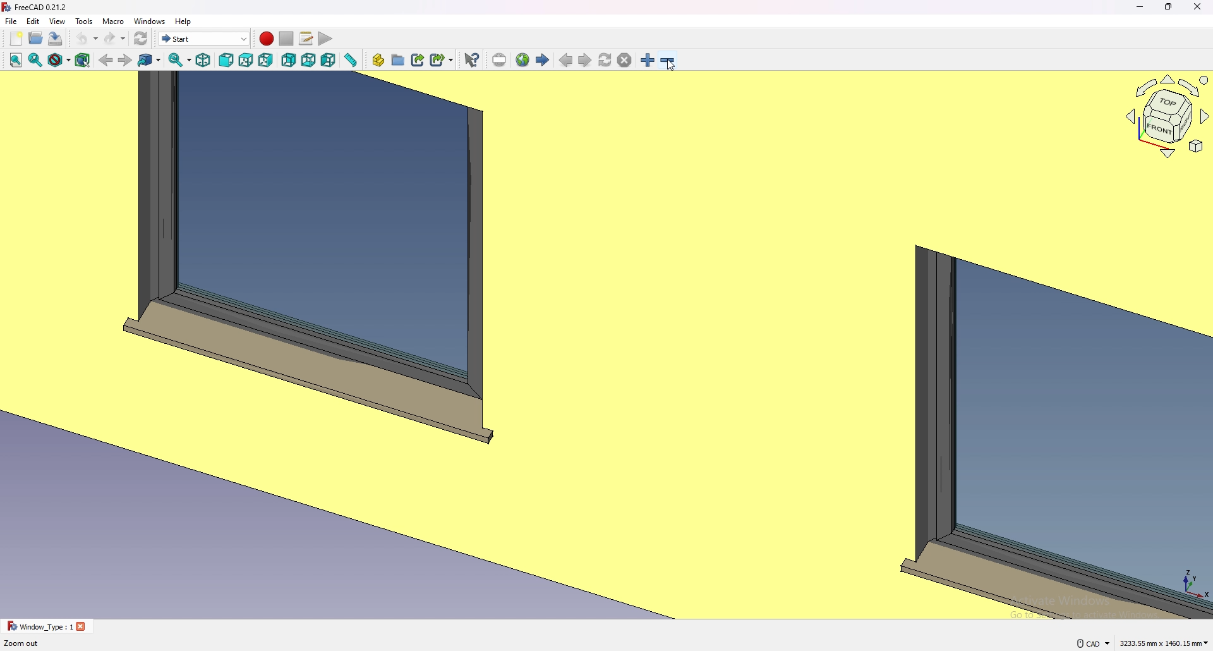  Describe the element at coordinates (350, 60) in the screenshot. I see `measure distance` at that location.